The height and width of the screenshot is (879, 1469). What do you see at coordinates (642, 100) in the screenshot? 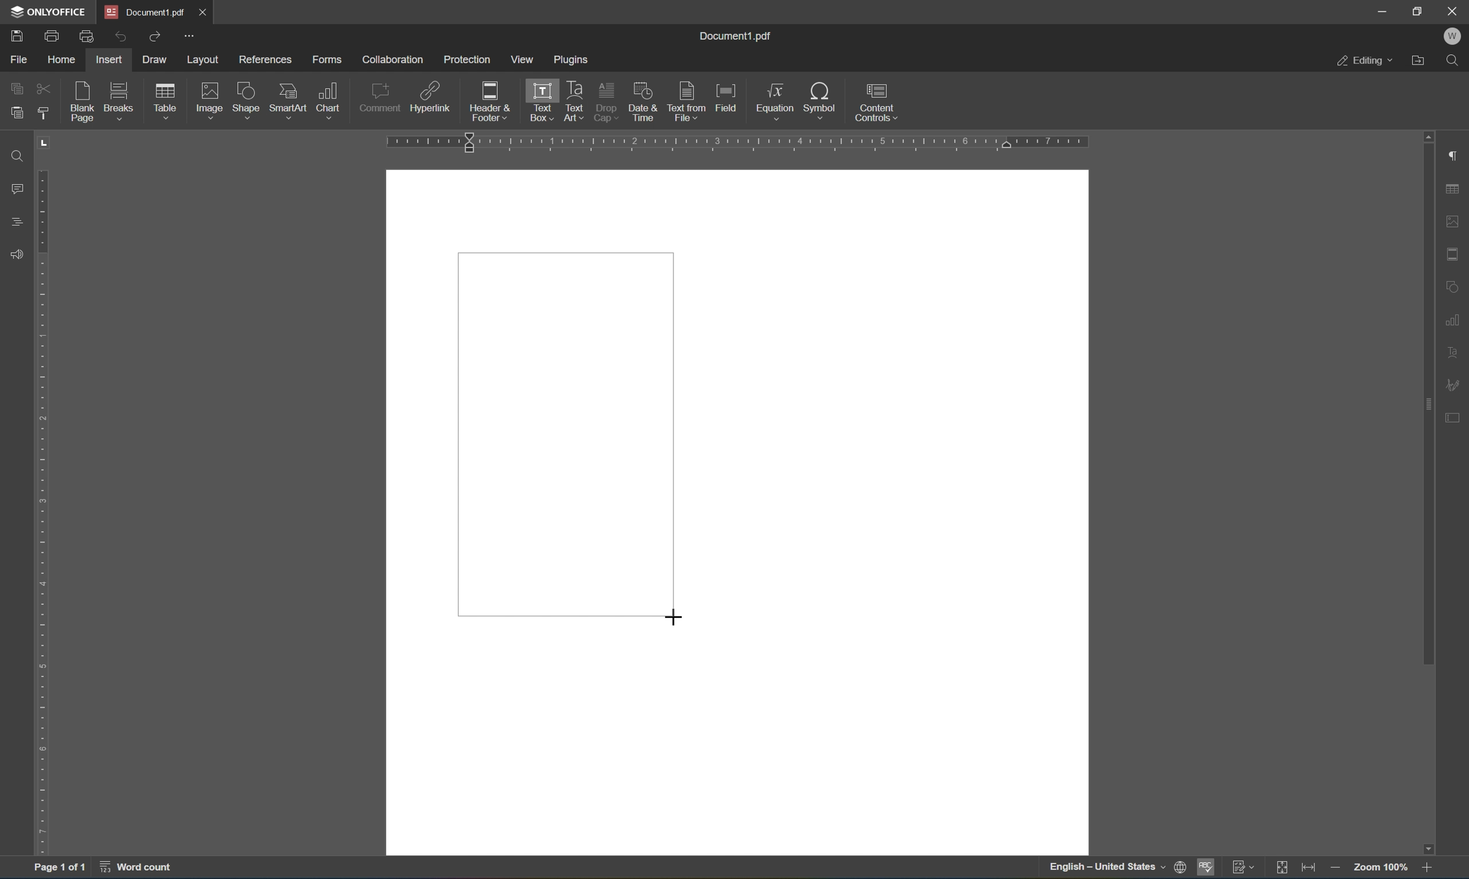
I see `insert current date and time` at bounding box center [642, 100].